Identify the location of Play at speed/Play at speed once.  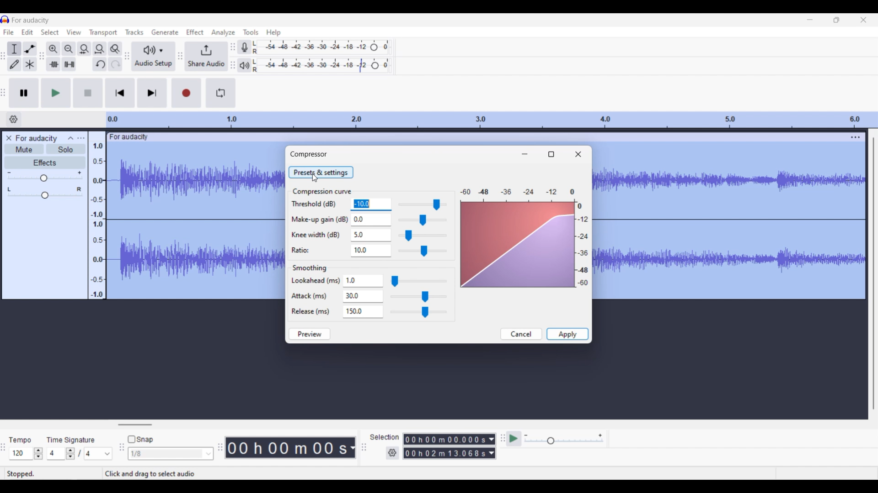
(514, 439).